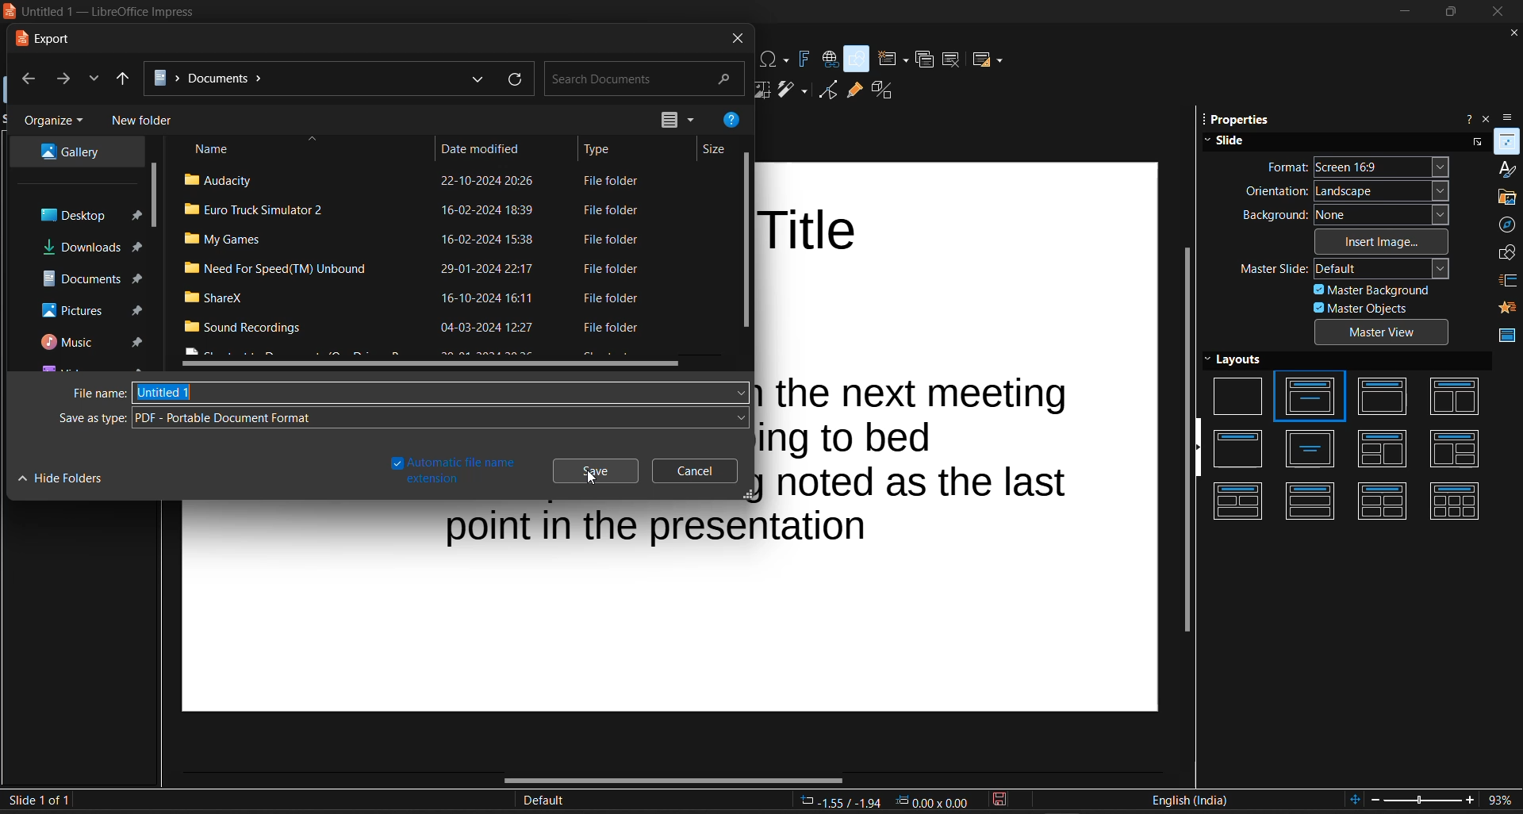 This screenshot has height=814, width=1523. What do you see at coordinates (1507, 171) in the screenshot?
I see `styles` at bounding box center [1507, 171].